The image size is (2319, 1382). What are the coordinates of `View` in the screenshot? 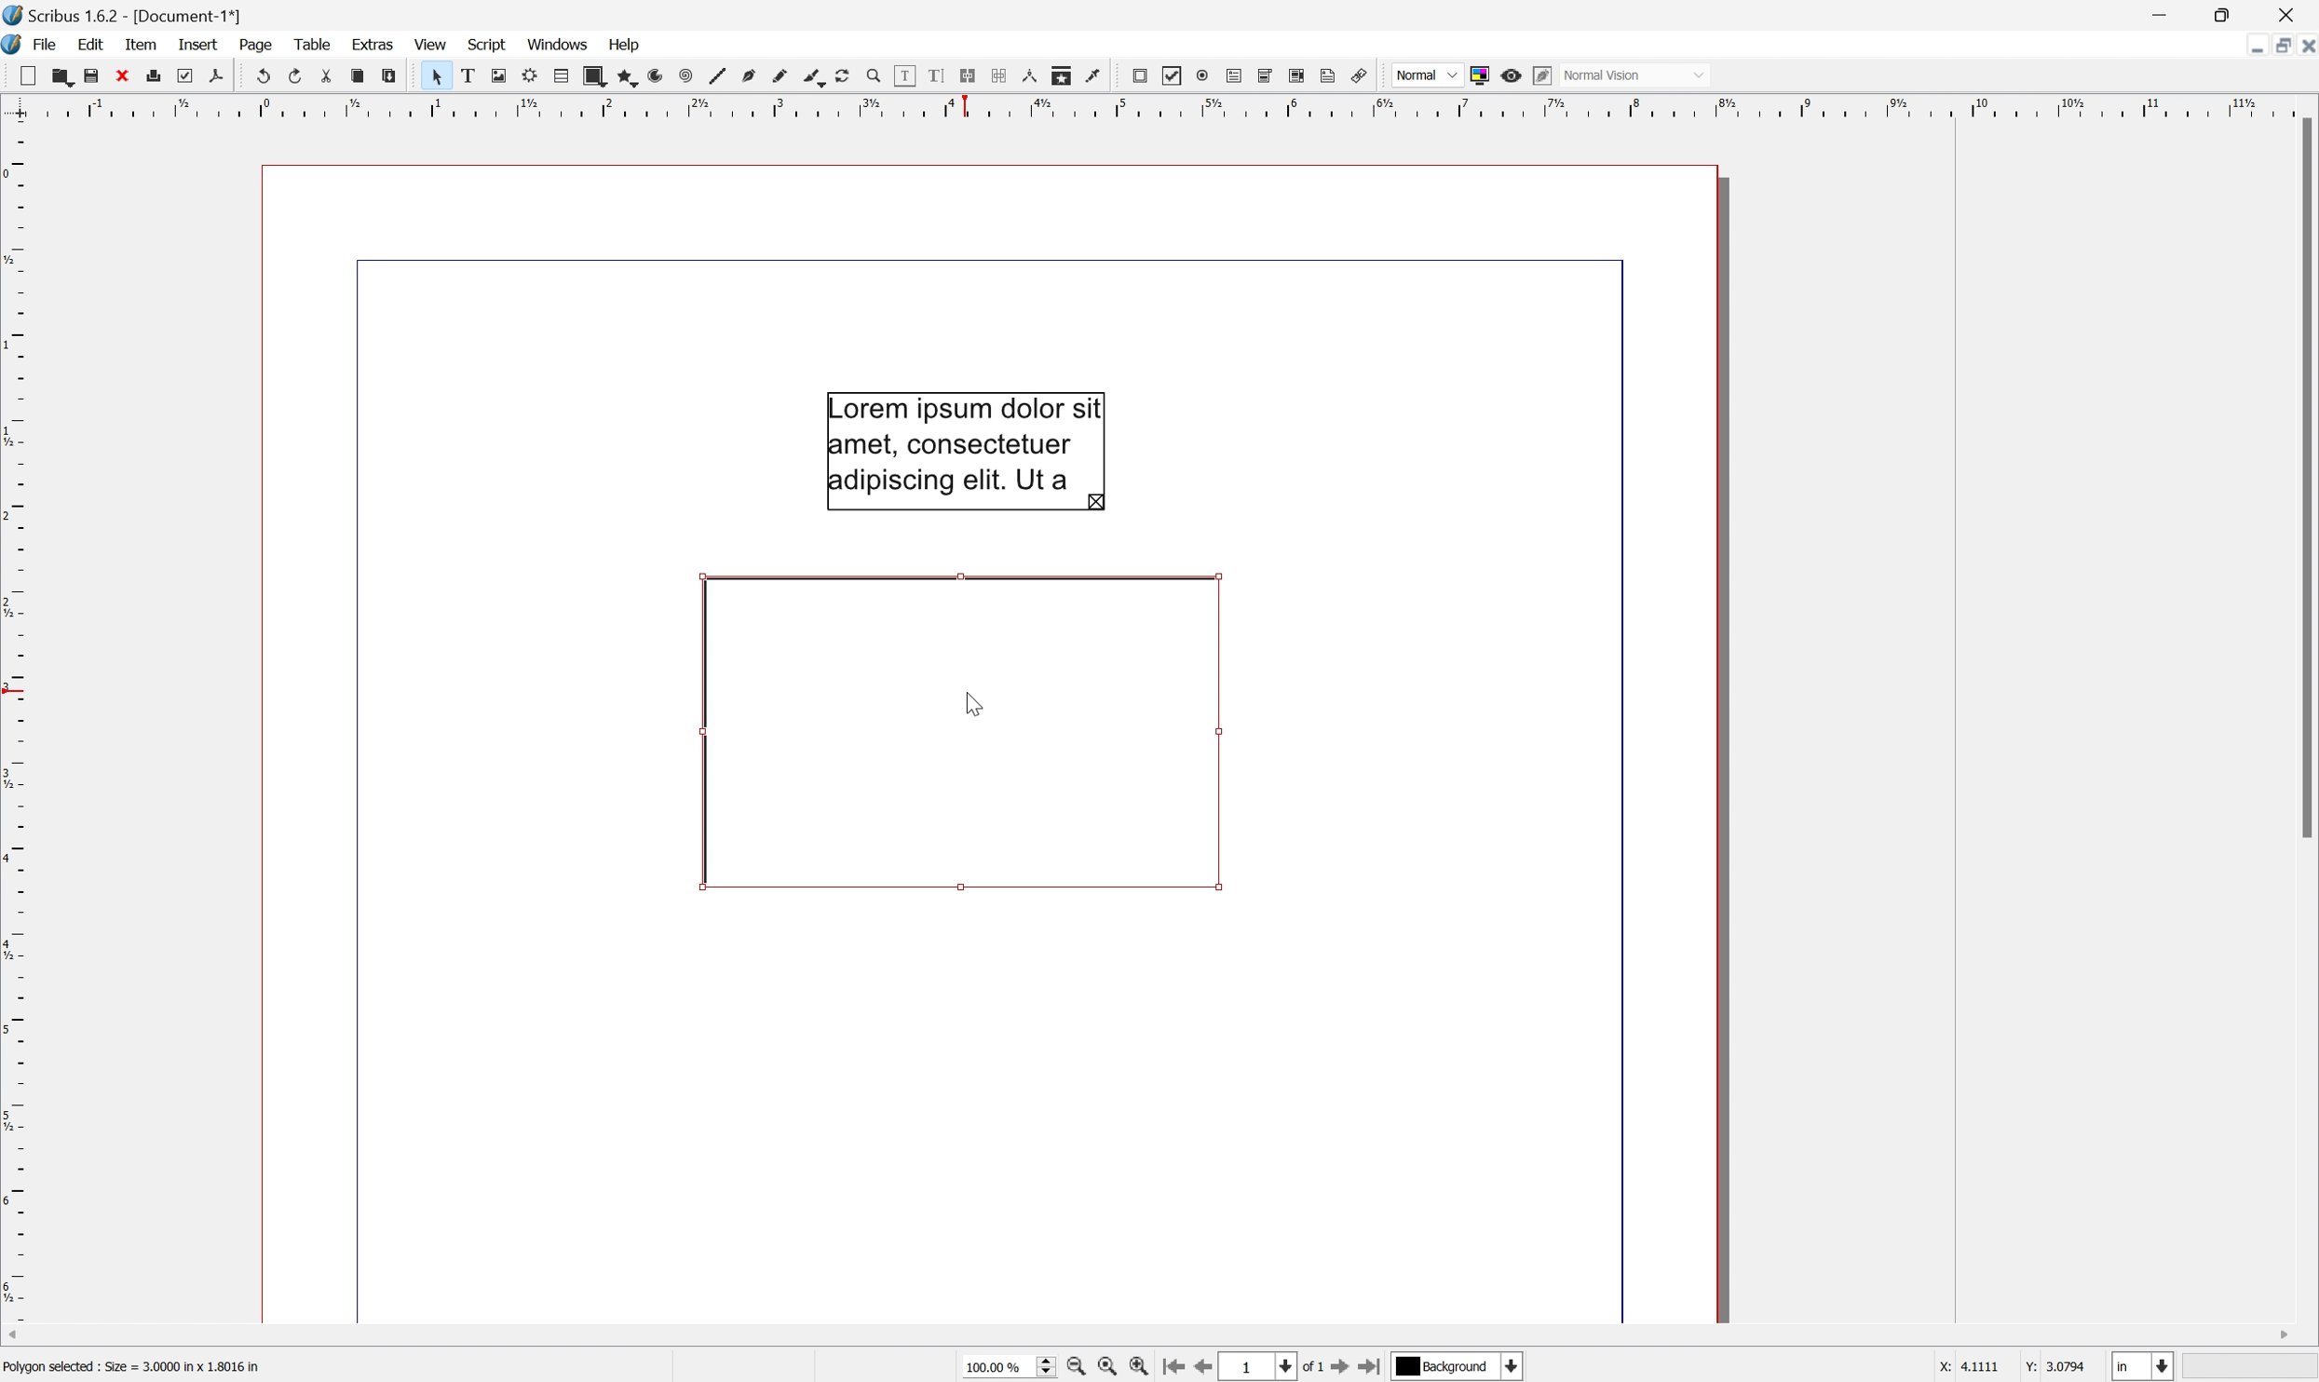 It's located at (433, 44).